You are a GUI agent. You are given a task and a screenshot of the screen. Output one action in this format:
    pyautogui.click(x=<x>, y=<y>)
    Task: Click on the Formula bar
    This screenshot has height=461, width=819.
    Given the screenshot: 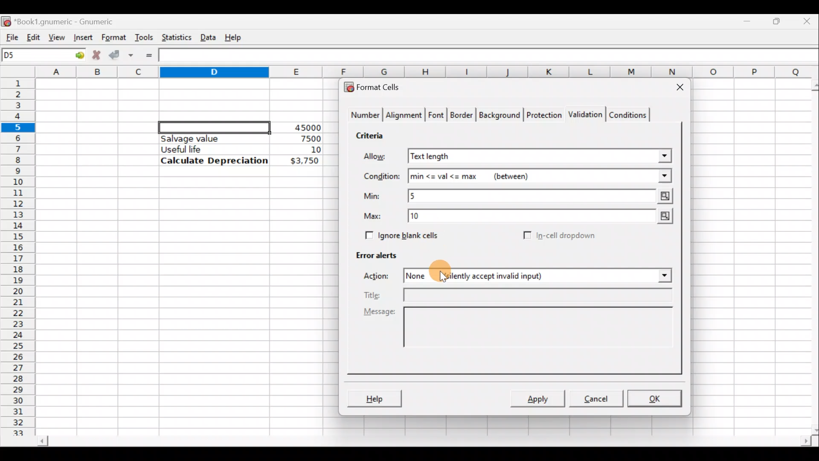 What is the action you would take?
    pyautogui.click(x=491, y=56)
    